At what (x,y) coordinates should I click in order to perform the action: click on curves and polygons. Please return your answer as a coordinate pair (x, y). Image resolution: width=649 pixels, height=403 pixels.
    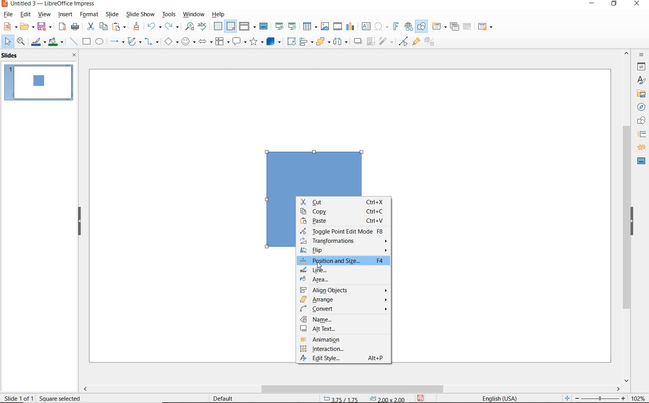
    Looking at the image, I should click on (134, 42).